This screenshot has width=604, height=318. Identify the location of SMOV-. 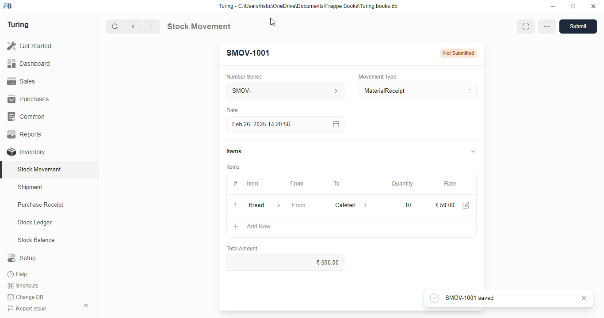
(286, 91).